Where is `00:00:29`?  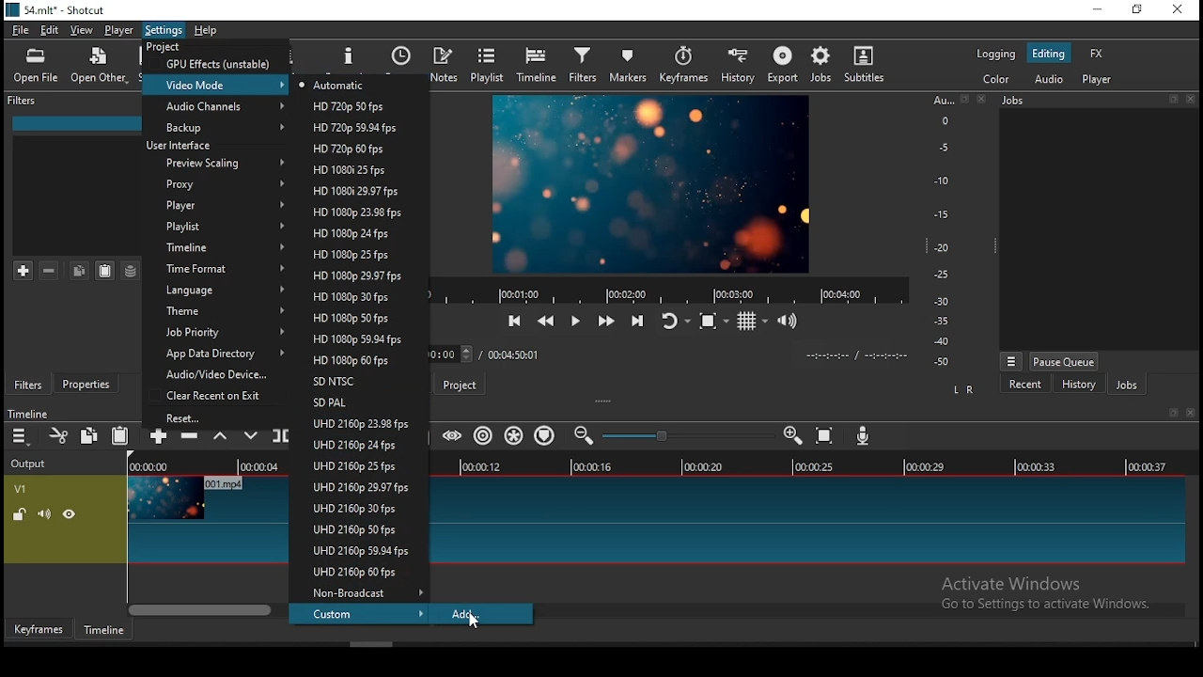 00:00:29 is located at coordinates (928, 466).